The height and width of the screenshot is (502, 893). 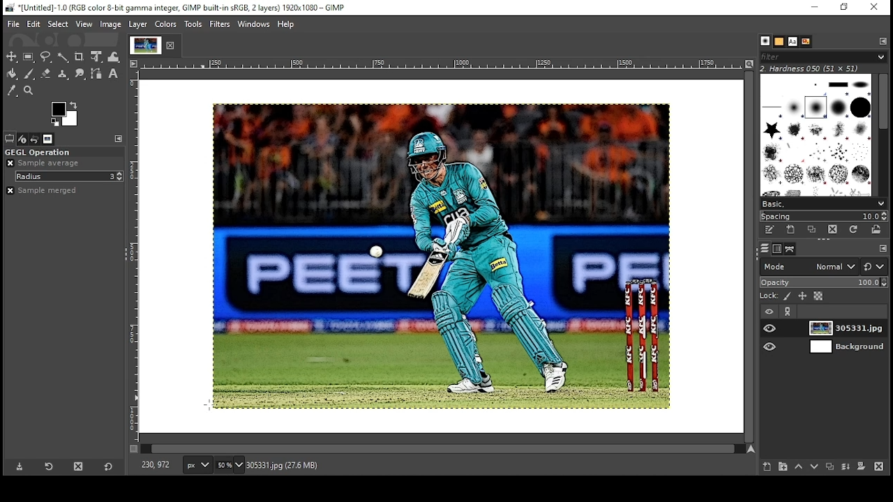 I want to click on paths tool, so click(x=97, y=73).